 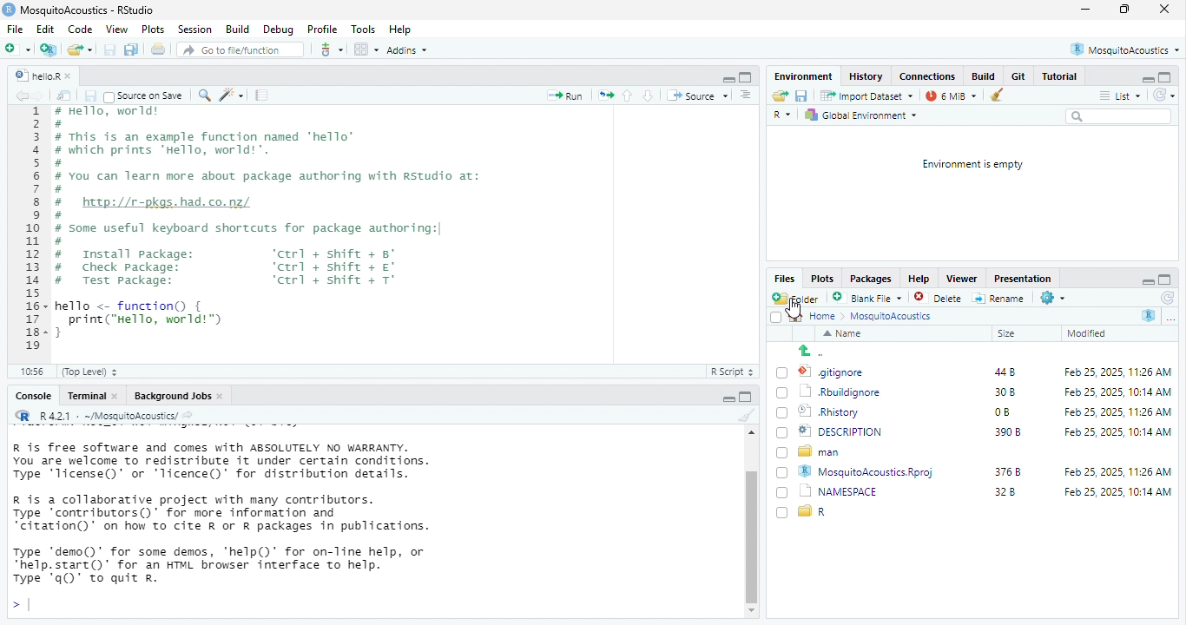 What do you see at coordinates (1009, 470) in the screenshot?
I see `376b` at bounding box center [1009, 470].